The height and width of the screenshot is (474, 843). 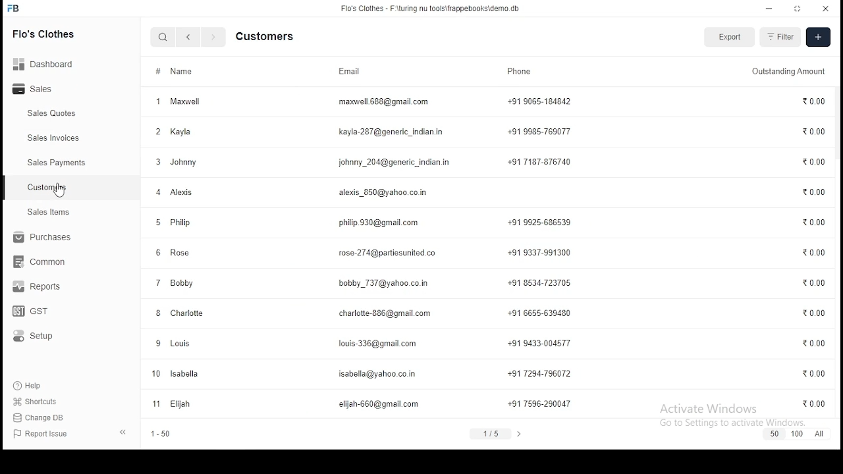 I want to click on 0.00, so click(x=810, y=131).